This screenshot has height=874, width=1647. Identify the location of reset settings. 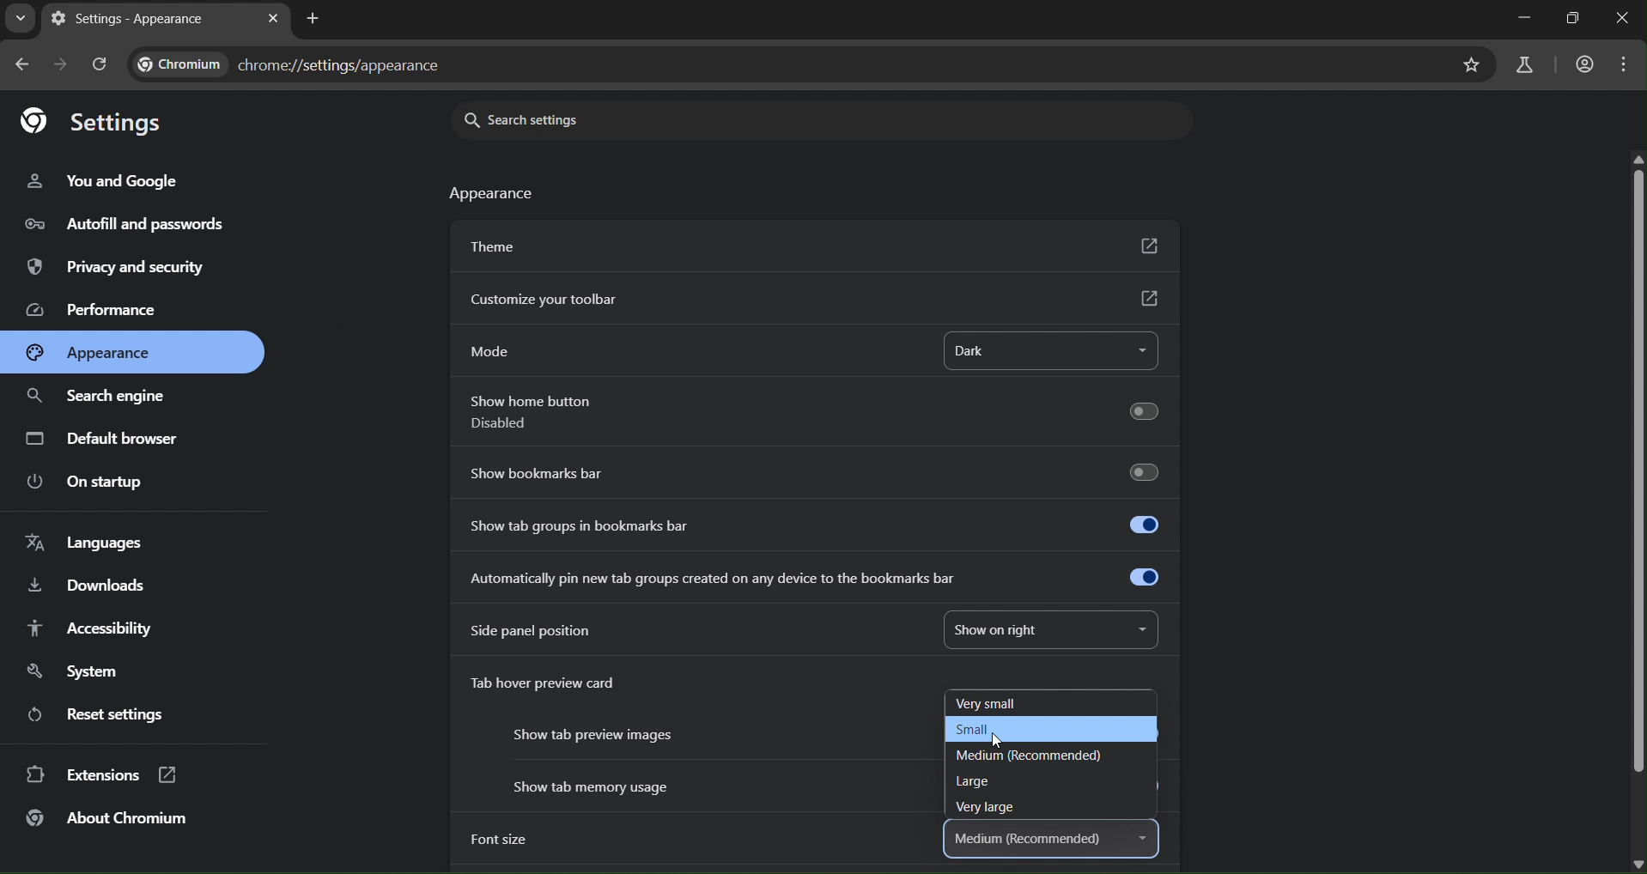
(106, 713).